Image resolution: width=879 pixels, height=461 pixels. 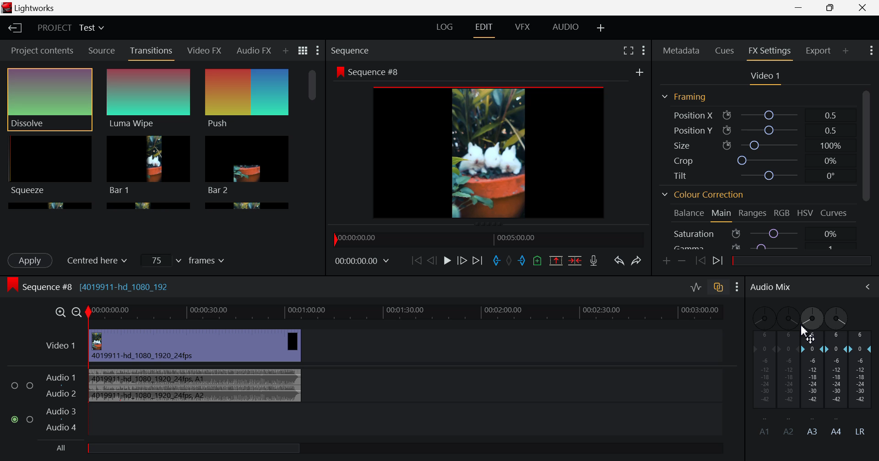 I want to click on Show Settings, so click(x=643, y=50).